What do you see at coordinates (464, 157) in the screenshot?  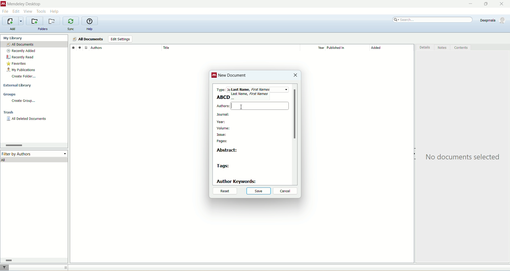 I see `text` at bounding box center [464, 157].